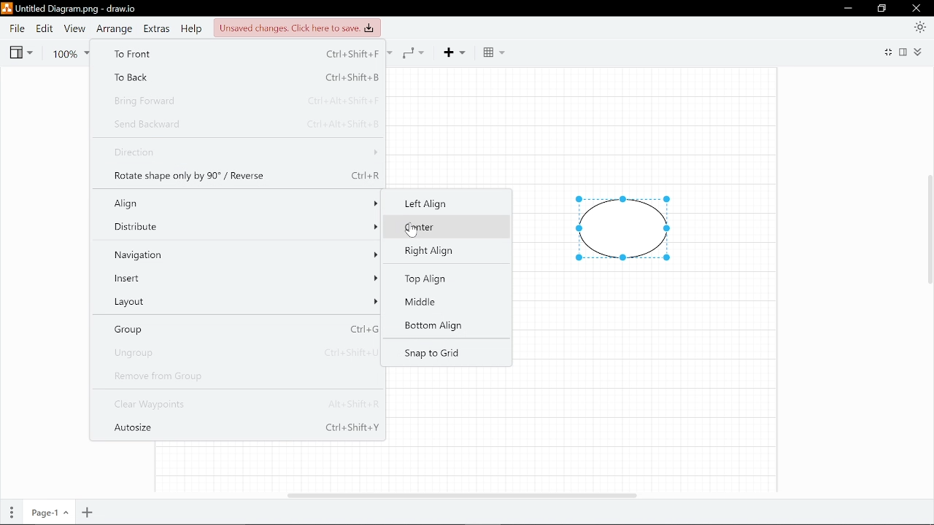 The height and width of the screenshot is (525, 934). I want to click on Add, so click(460, 52).